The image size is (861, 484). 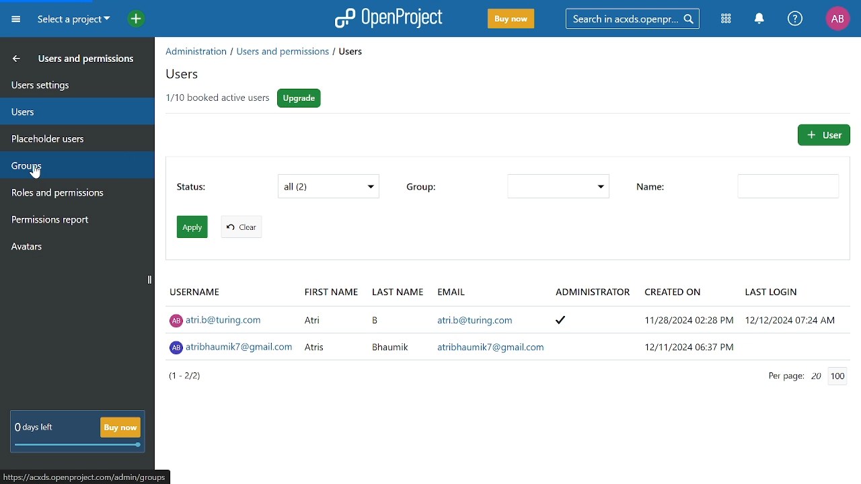 I want to click on search, so click(x=630, y=18).